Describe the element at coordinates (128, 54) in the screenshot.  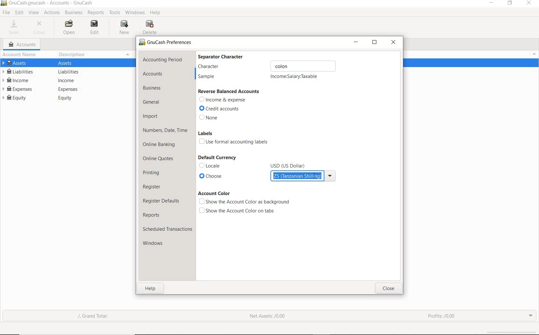
I see `Menu` at that location.